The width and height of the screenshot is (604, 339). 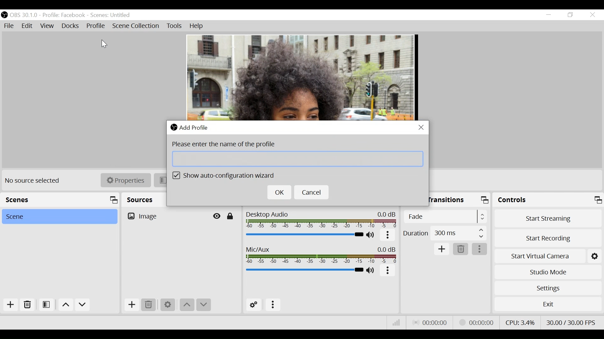 I want to click on More options, so click(x=480, y=249).